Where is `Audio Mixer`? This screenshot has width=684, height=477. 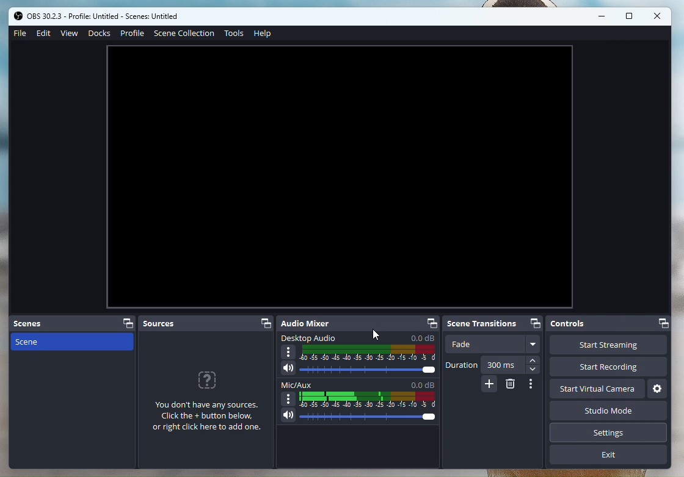
Audio Mixer is located at coordinates (359, 324).